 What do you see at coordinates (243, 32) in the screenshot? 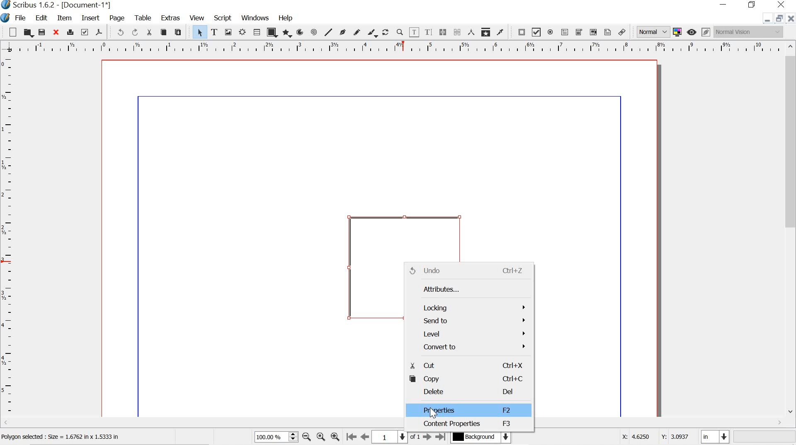
I see `render frame` at bounding box center [243, 32].